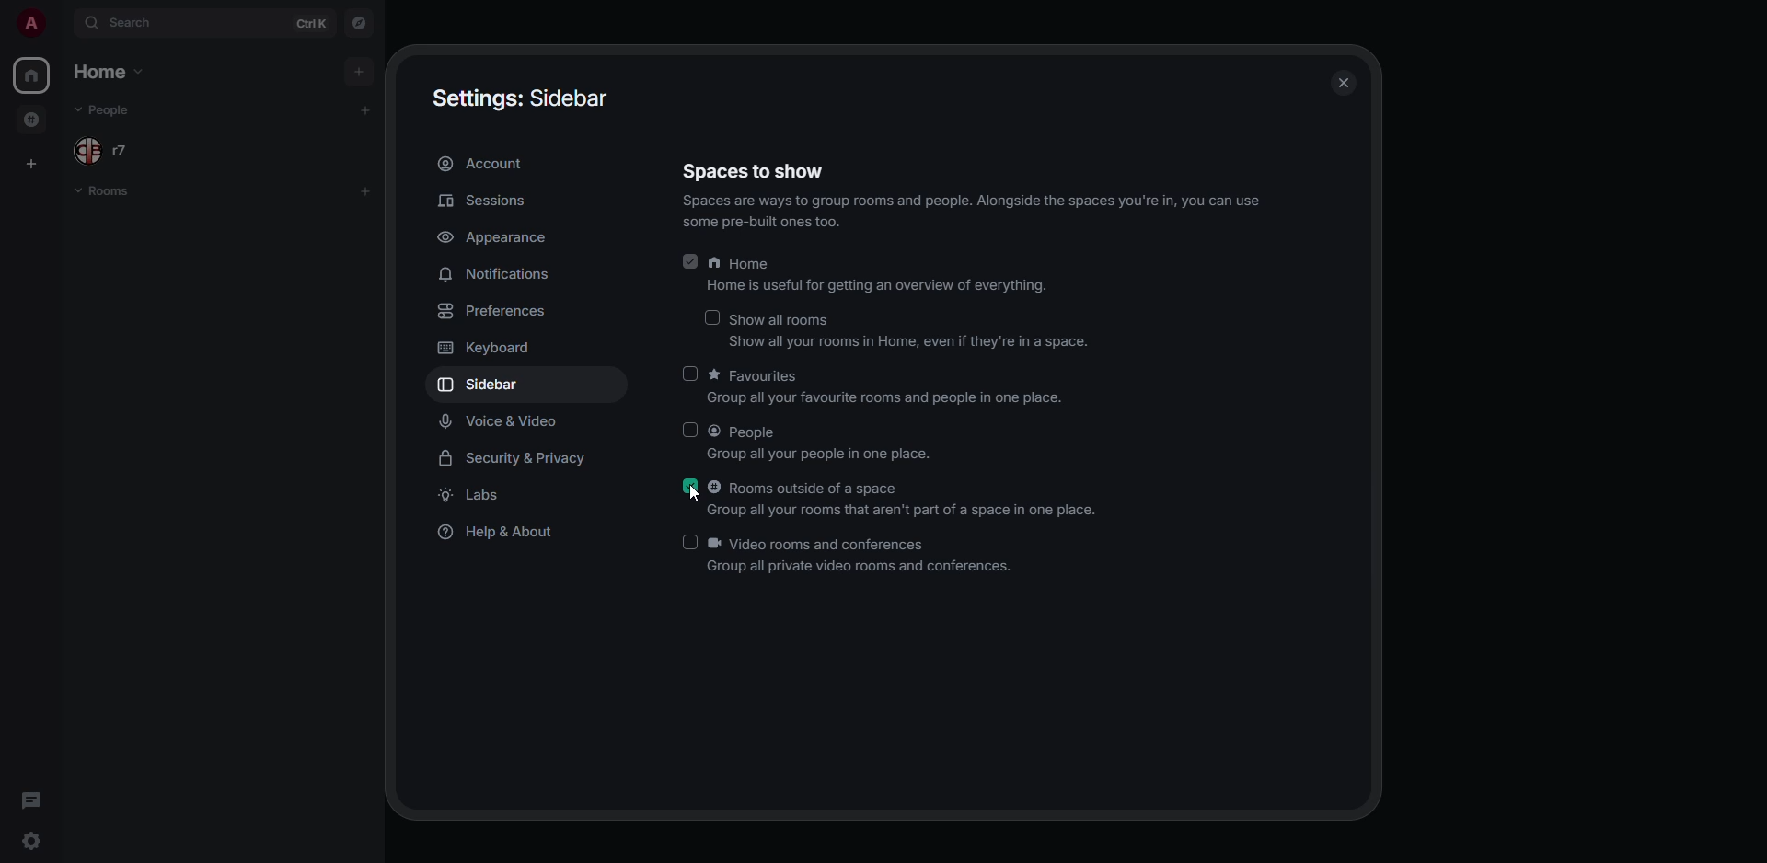  Describe the element at coordinates (32, 74) in the screenshot. I see `home` at that location.